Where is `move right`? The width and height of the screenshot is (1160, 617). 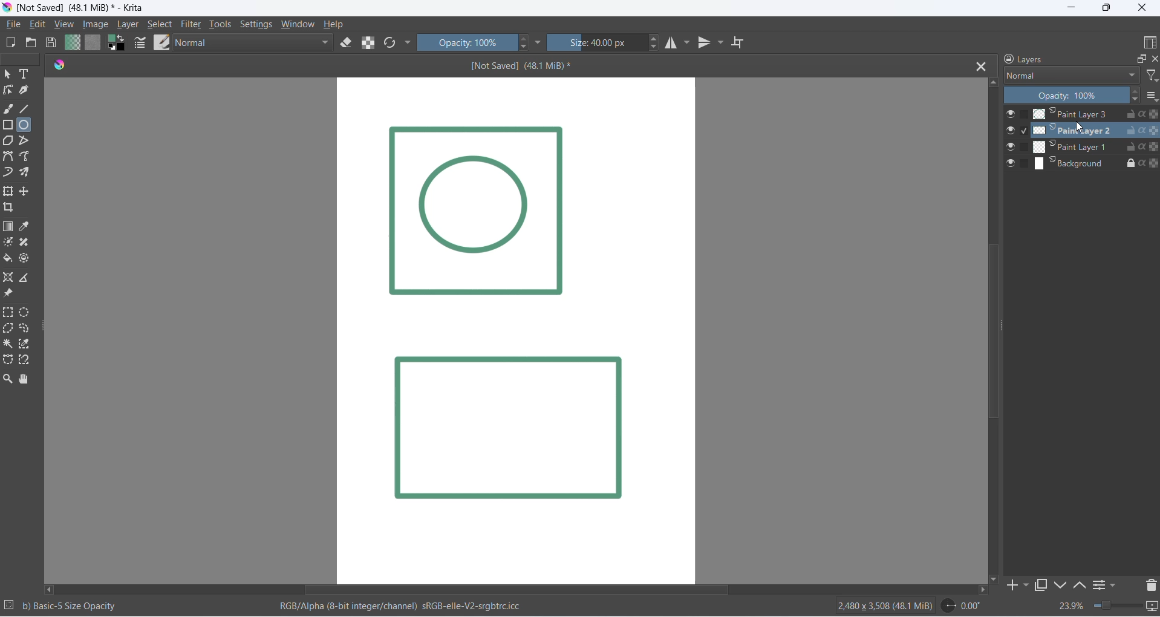 move right is located at coordinates (982, 591).